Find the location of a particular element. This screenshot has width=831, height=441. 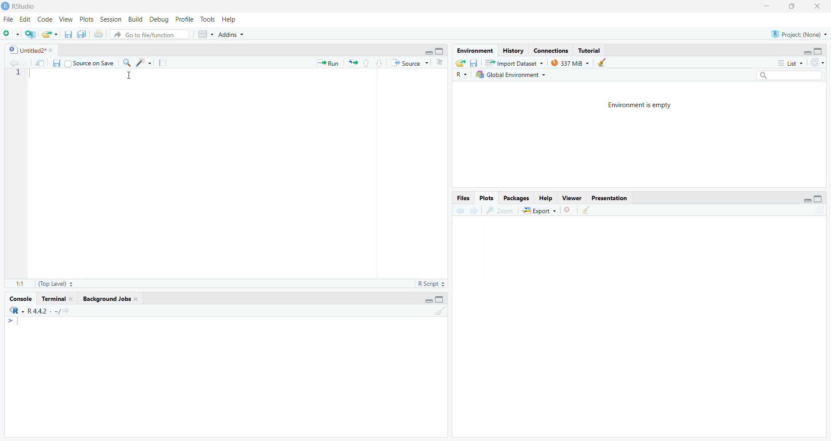

hide r script is located at coordinates (426, 53).